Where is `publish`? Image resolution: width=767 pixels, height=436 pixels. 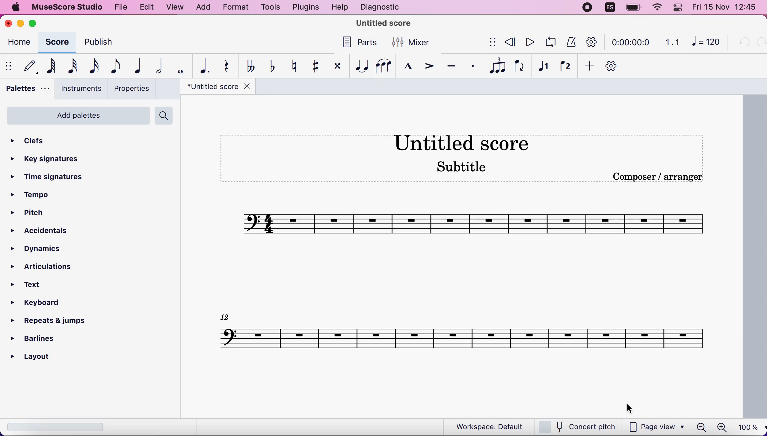 publish is located at coordinates (97, 42).